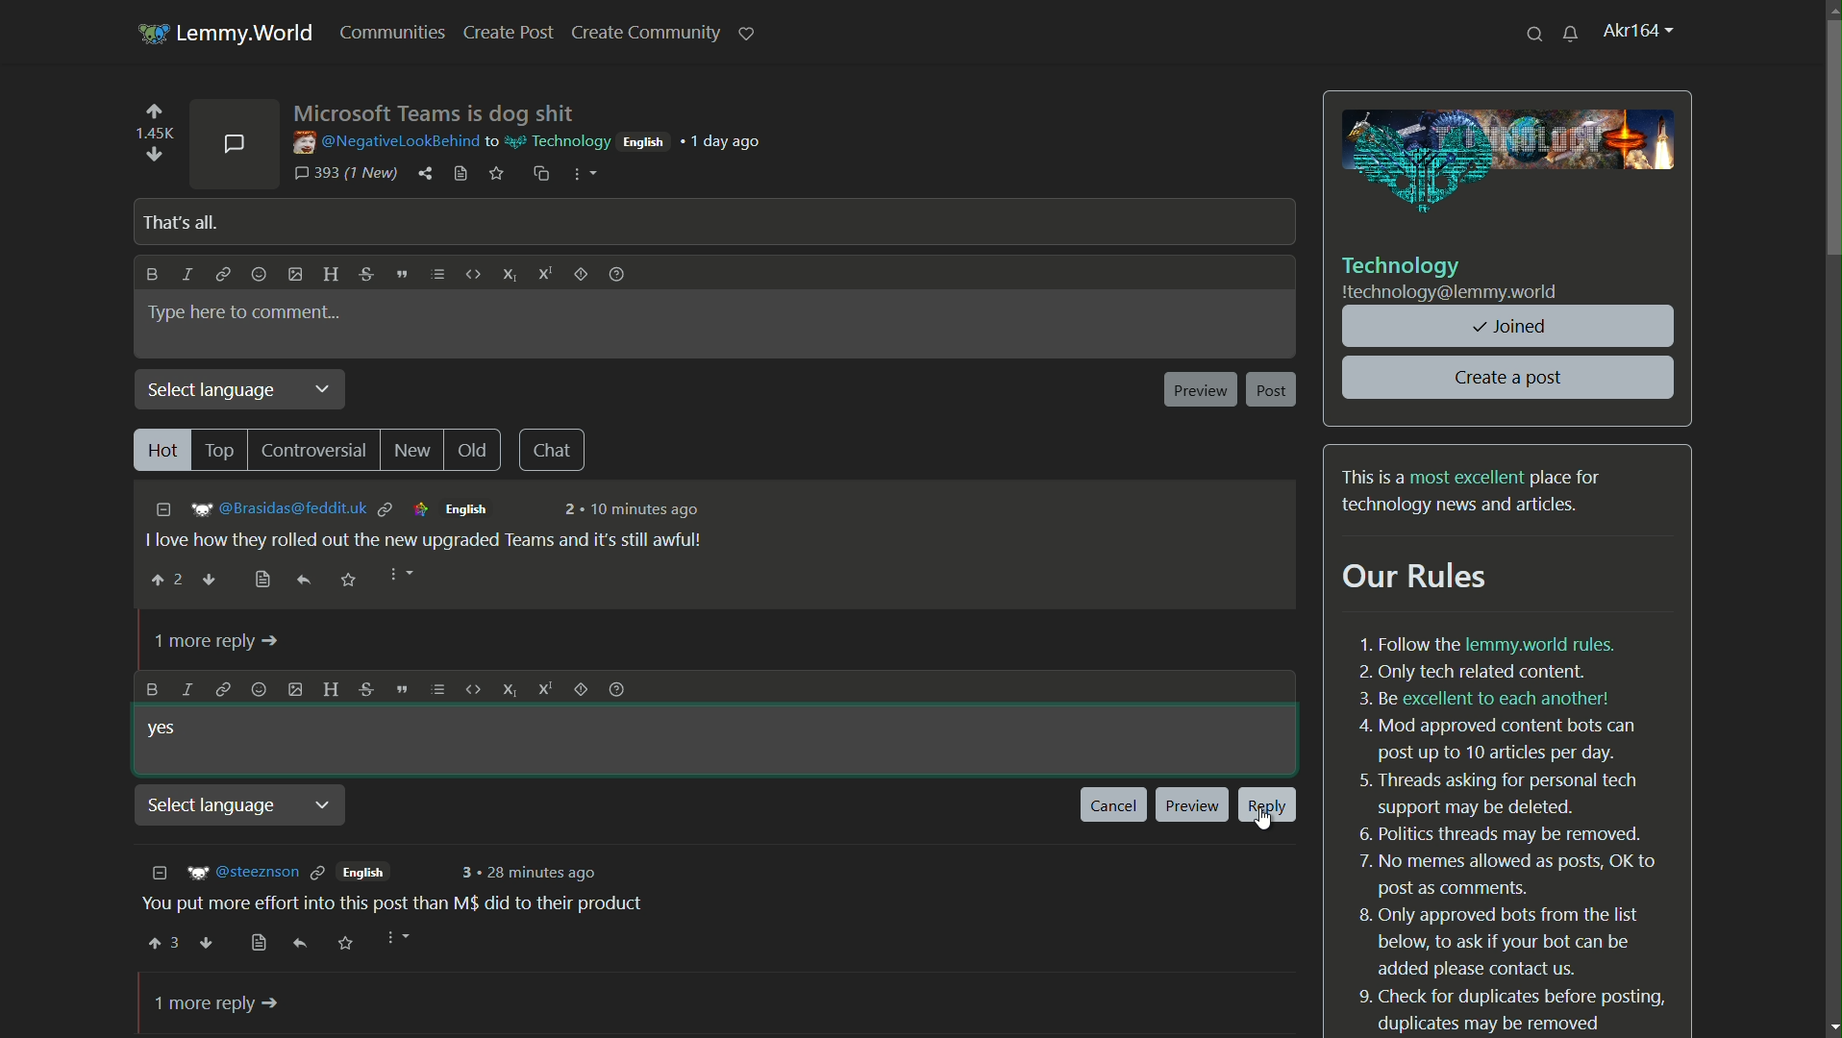  Describe the element at coordinates (1571, 33) in the screenshot. I see `unread messages` at that location.